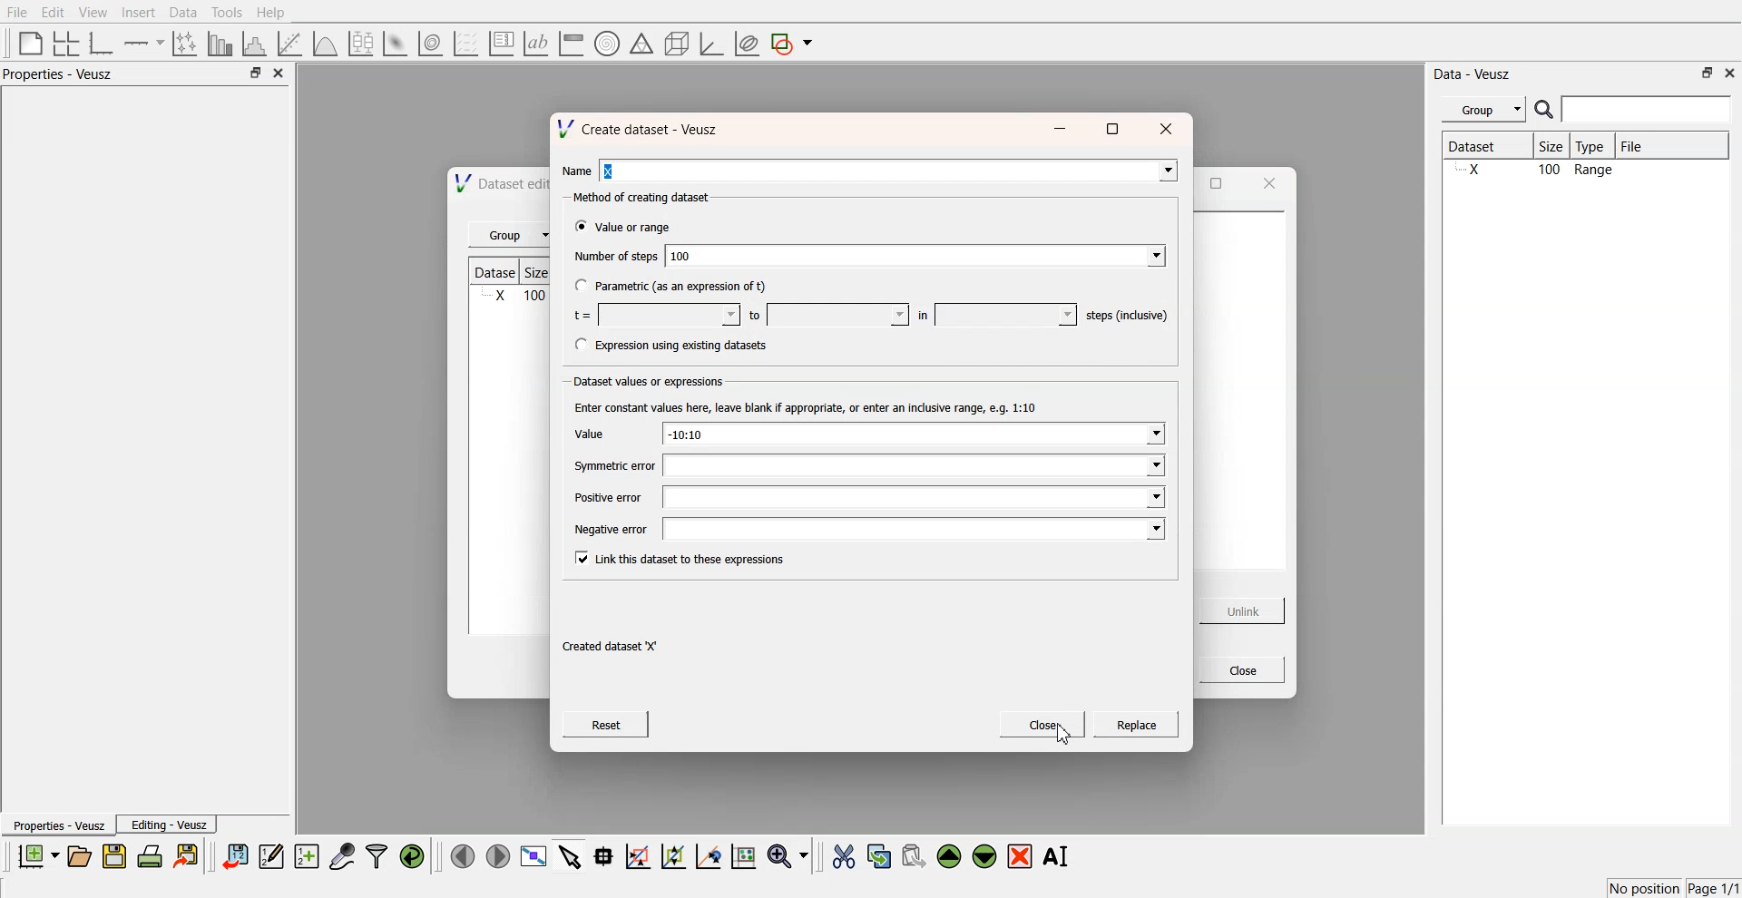 This screenshot has height=898, width=1742. I want to click on Properties - Veusz, so click(63, 74).